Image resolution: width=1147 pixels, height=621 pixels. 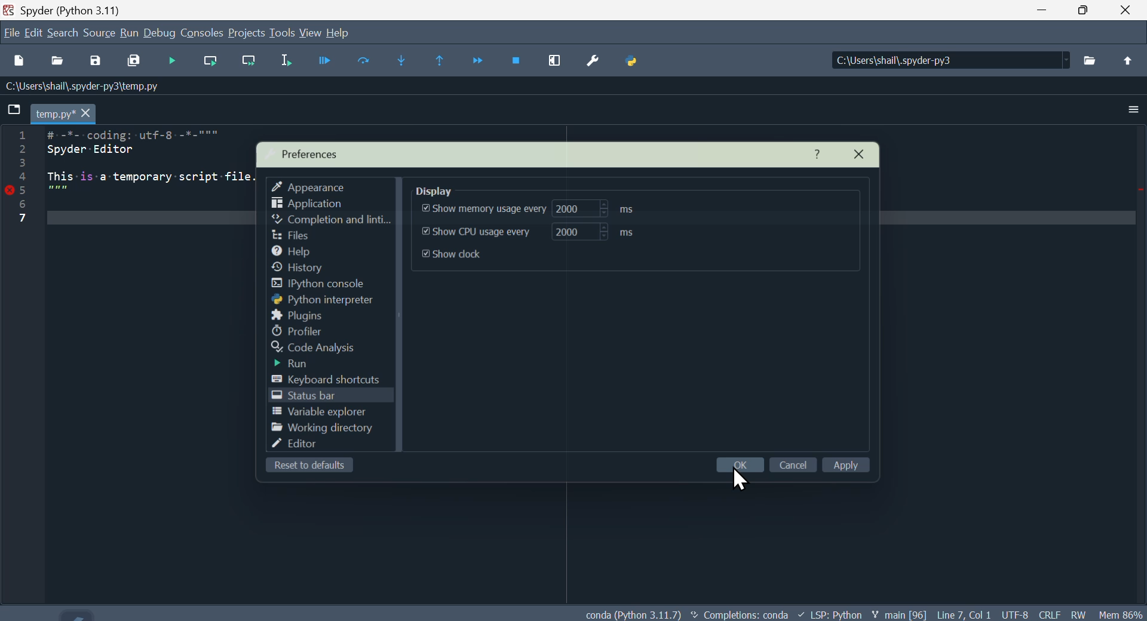 I want to click on Run File, so click(x=317, y=59).